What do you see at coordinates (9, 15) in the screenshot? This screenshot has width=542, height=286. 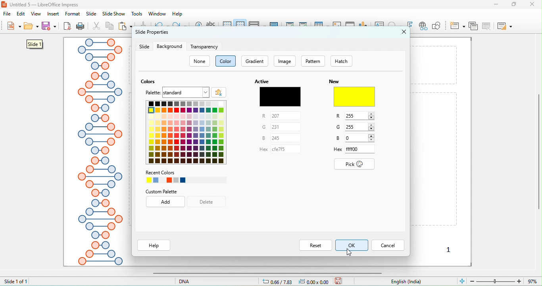 I see `file` at bounding box center [9, 15].